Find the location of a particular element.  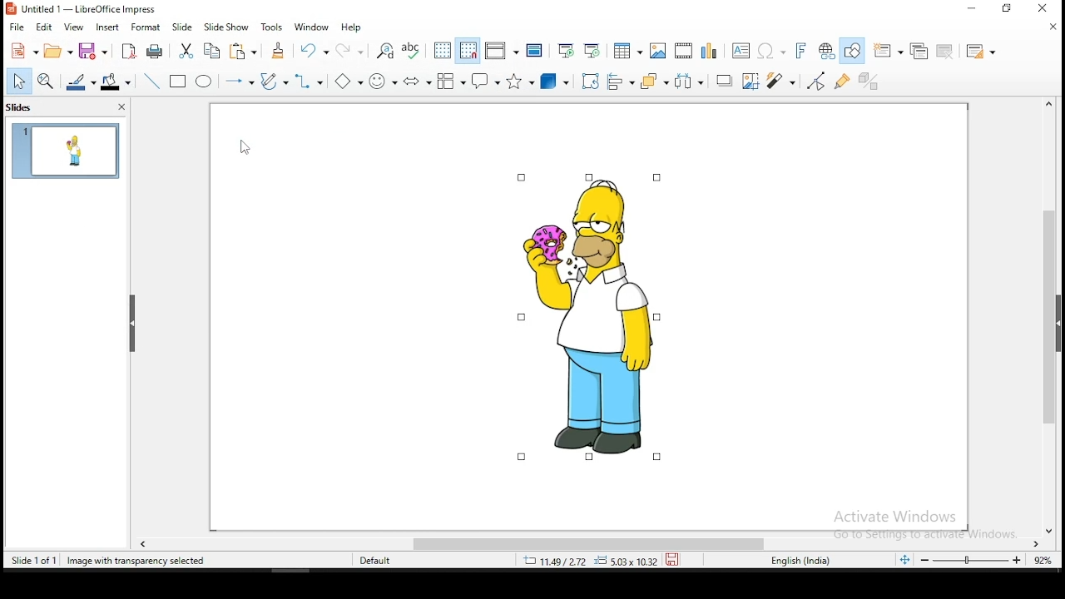

slide layout is located at coordinates (984, 52).